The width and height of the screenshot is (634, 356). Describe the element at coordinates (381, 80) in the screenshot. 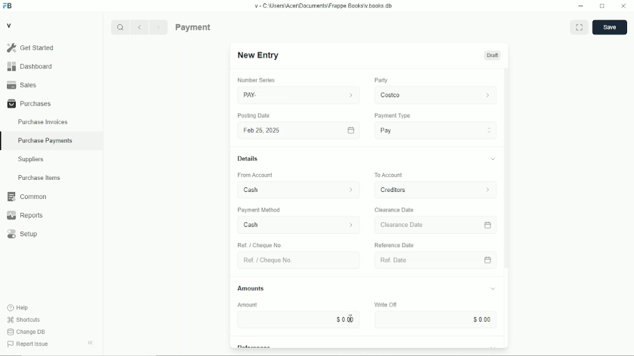

I see `Party` at that location.